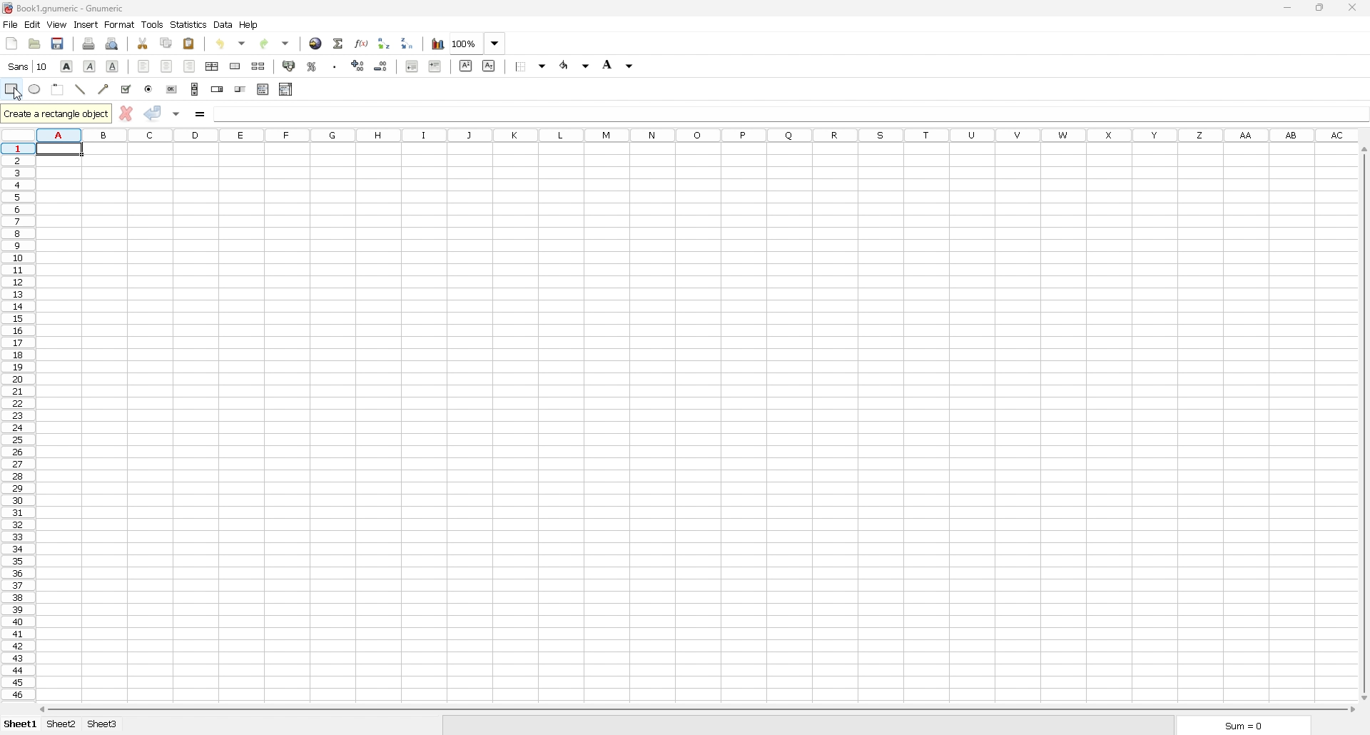 The image size is (1370, 735). Describe the element at coordinates (166, 65) in the screenshot. I see `centre` at that location.